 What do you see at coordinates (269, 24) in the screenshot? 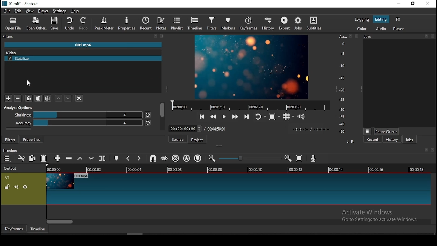
I see `history` at bounding box center [269, 24].